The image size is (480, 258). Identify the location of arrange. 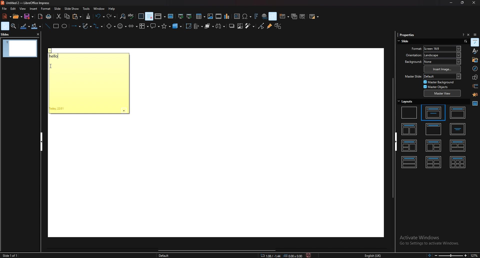
(209, 26).